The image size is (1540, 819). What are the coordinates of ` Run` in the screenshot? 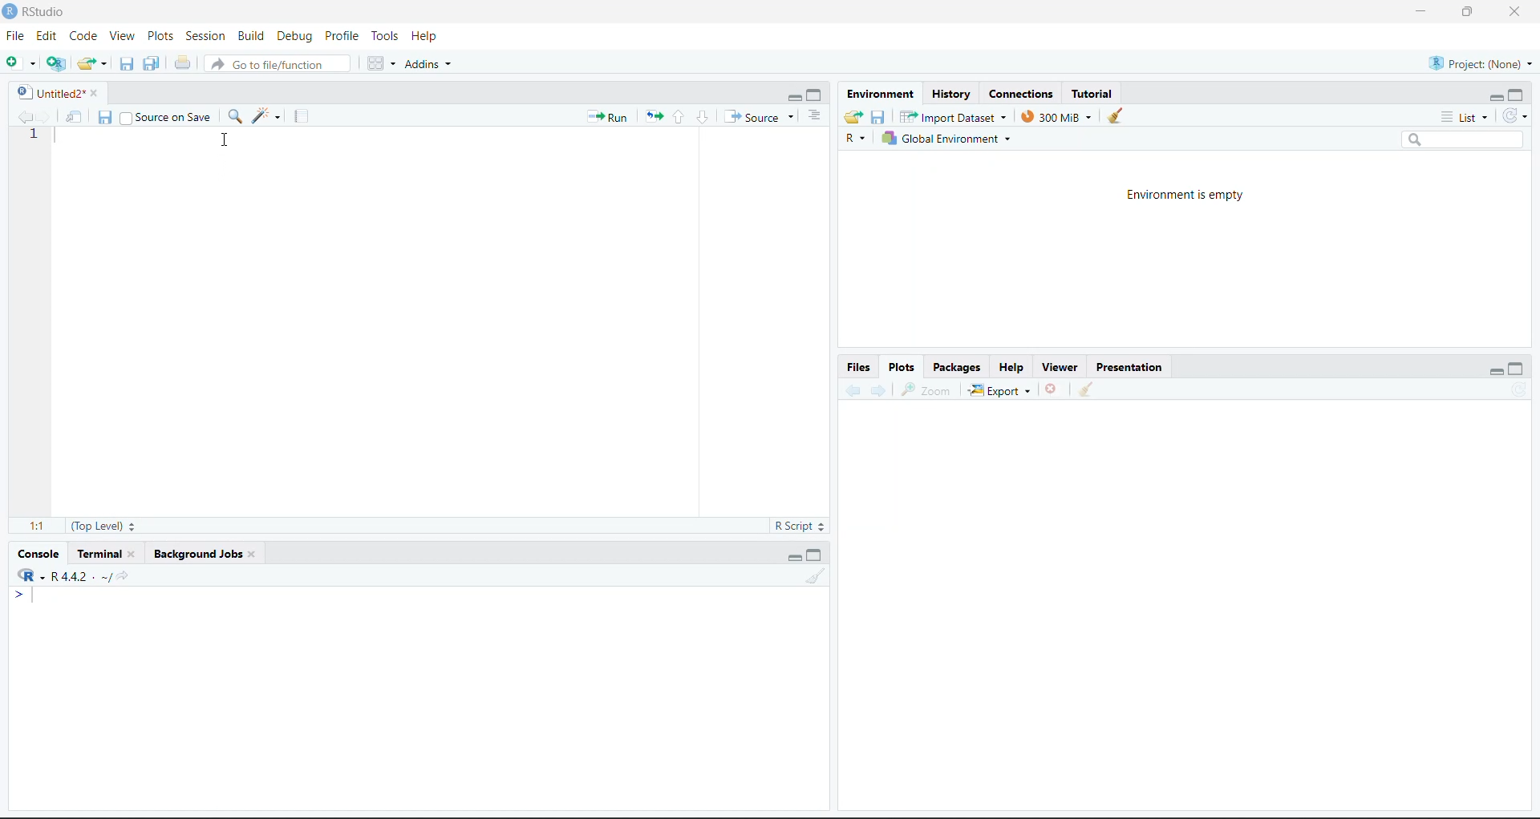 It's located at (606, 118).